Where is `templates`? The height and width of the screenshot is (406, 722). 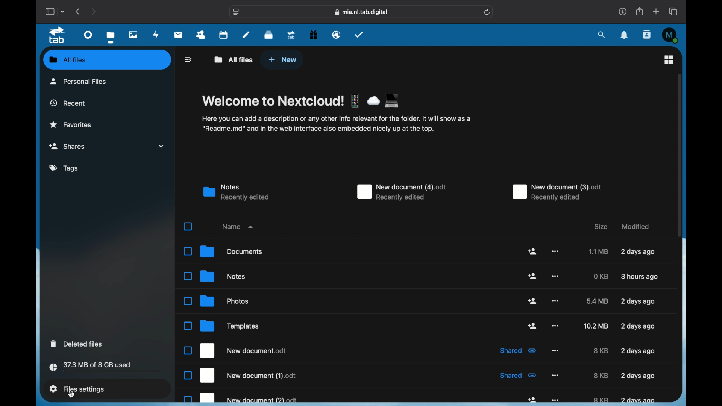
templates is located at coordinates (220, 326).